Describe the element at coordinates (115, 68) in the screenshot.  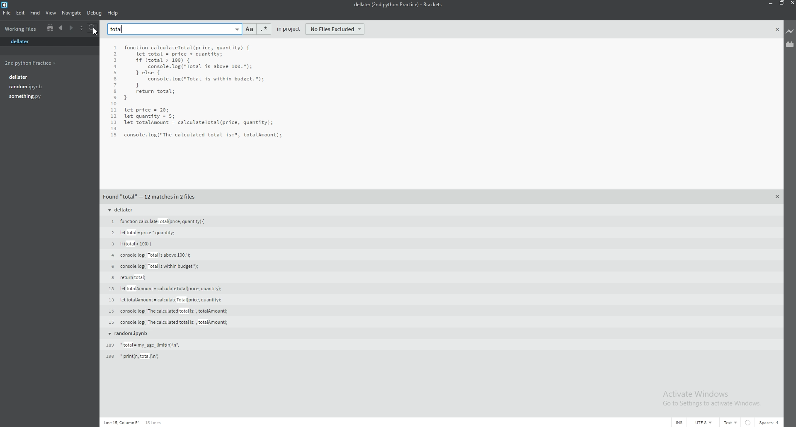
I see `4` at that location.